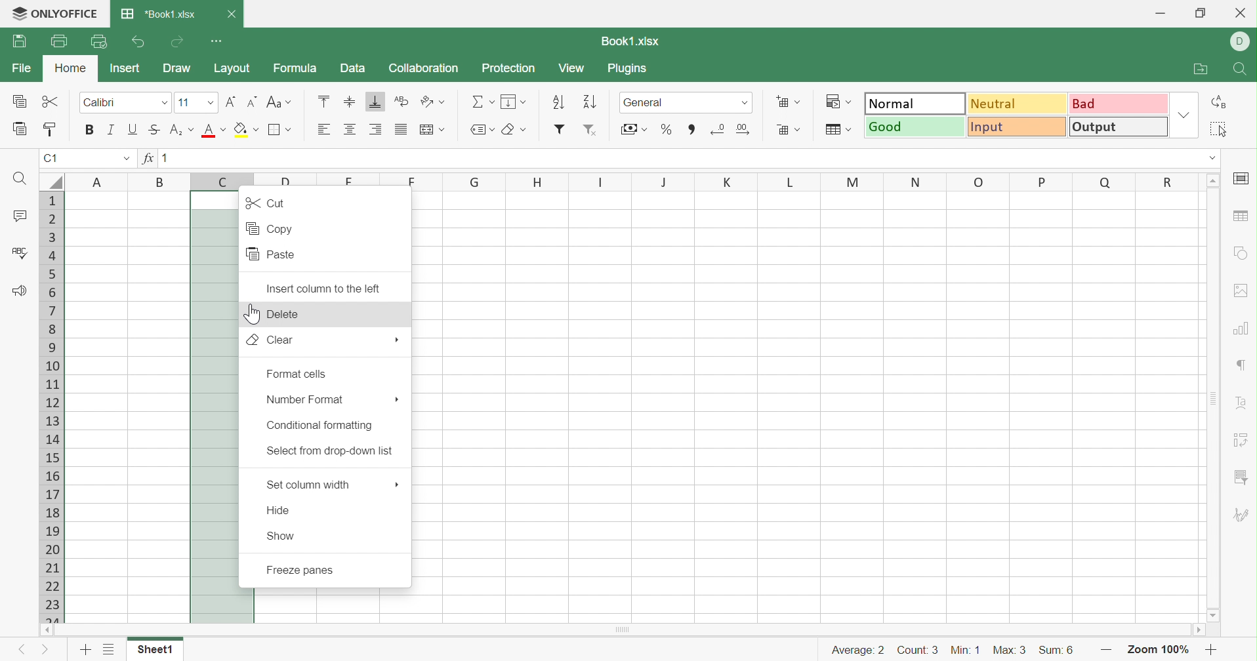  What do you see at coordinates (20, 216) in the screenshot?
I see `Comments` at bounding box center [20, 216].